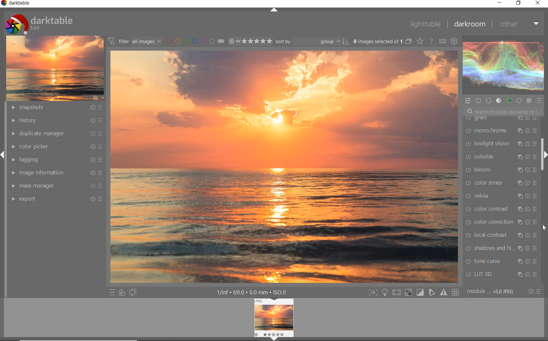 This screenshot has height=341, width=548. What do you see at coordinates (501, 209) in the screenshot?
I see `color contrast` at bounding box center [501, 209].